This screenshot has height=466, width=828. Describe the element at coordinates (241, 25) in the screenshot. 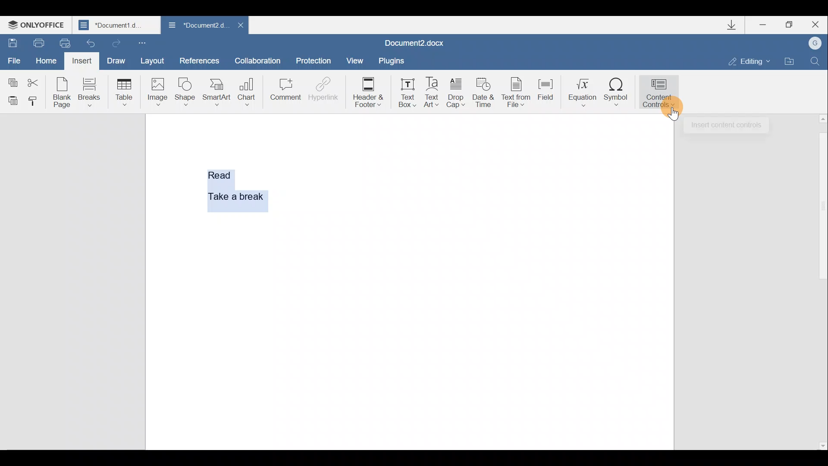

I see `Close` at that location.